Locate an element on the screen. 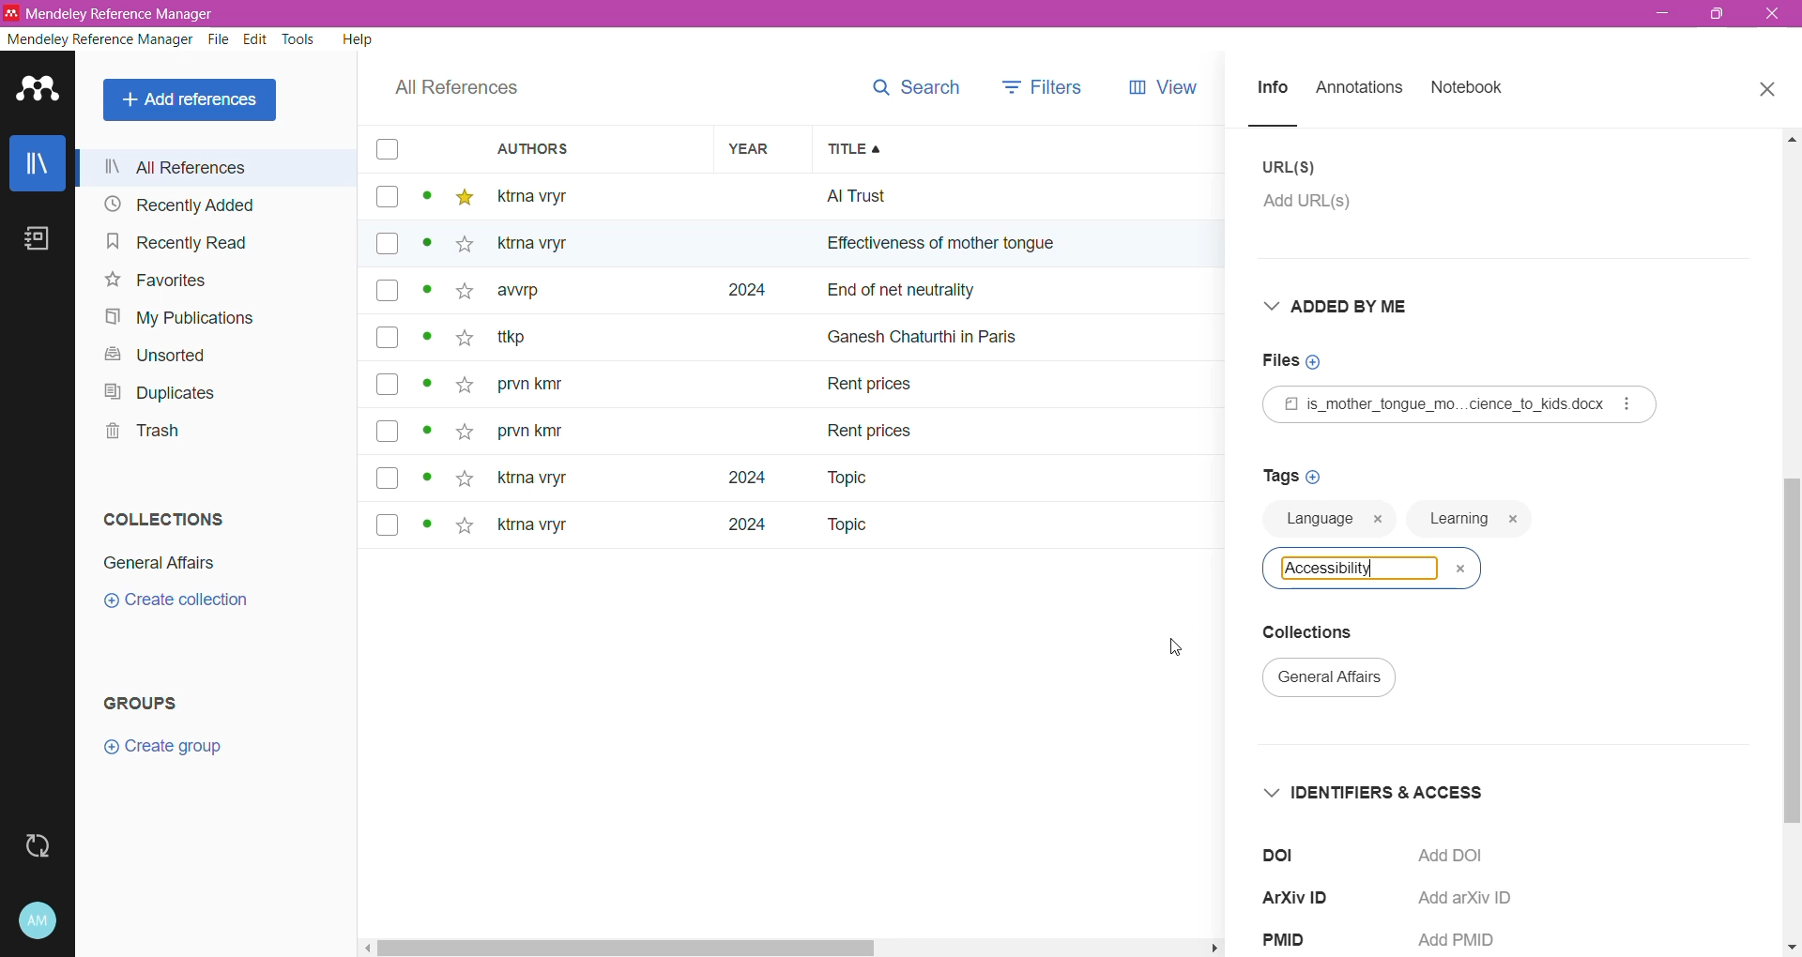 The height and width of the screenshot is (957, 1802). end of net neutrally  is located at coordinates (1027, 293).